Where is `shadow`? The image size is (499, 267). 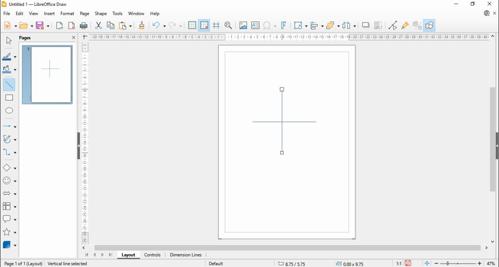
shadow is located at coordinates (366, 25).